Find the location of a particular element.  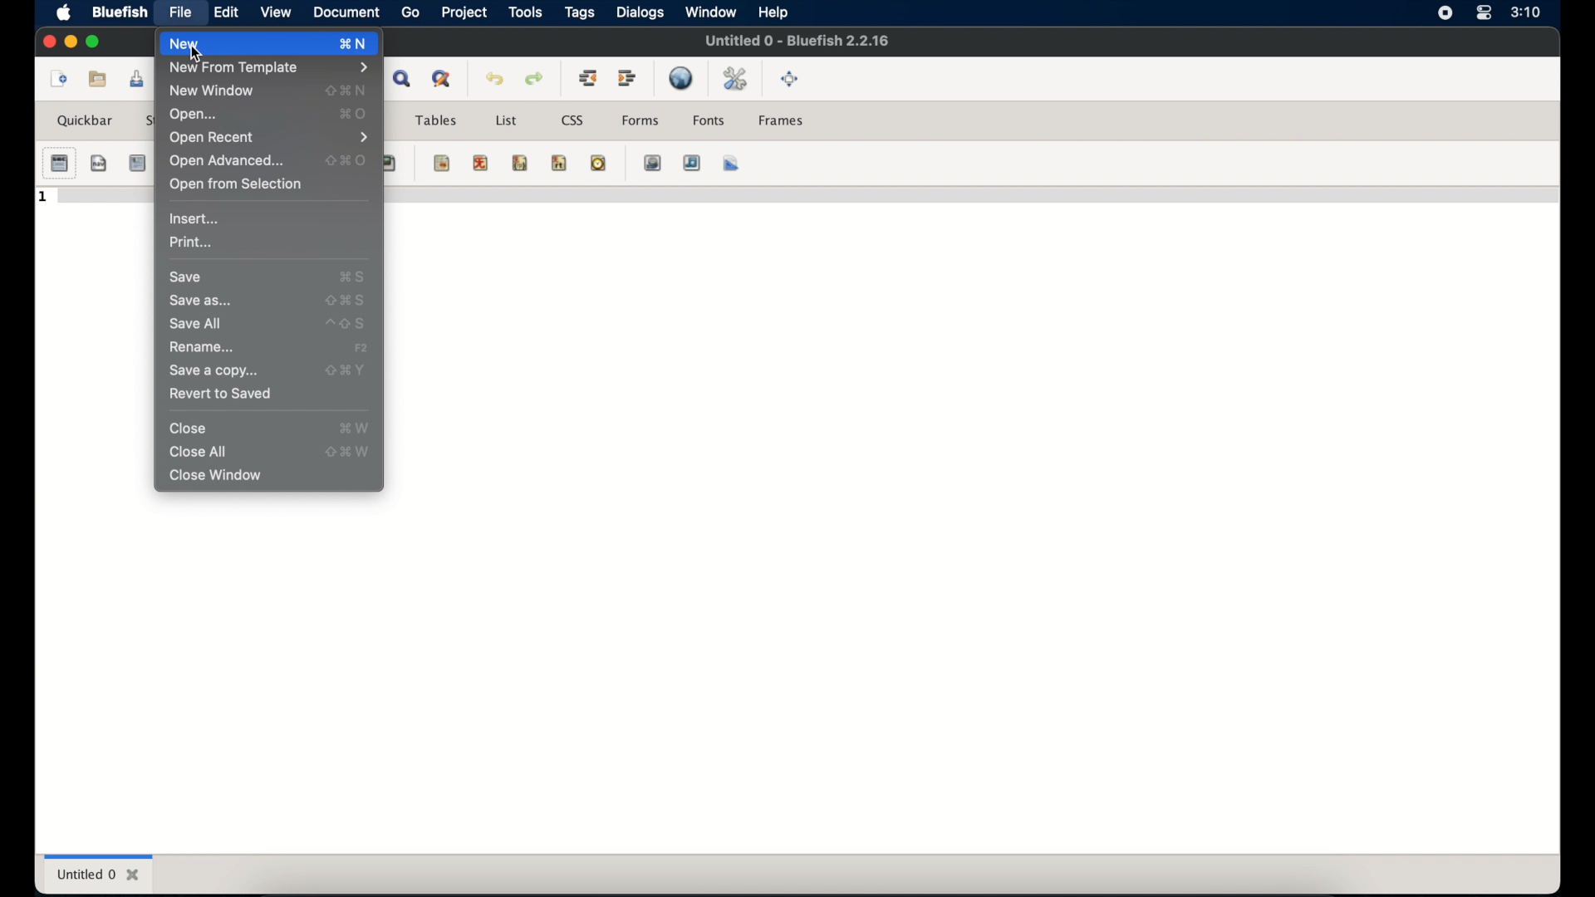

close all shortcut is located at coordinates (349, 451).